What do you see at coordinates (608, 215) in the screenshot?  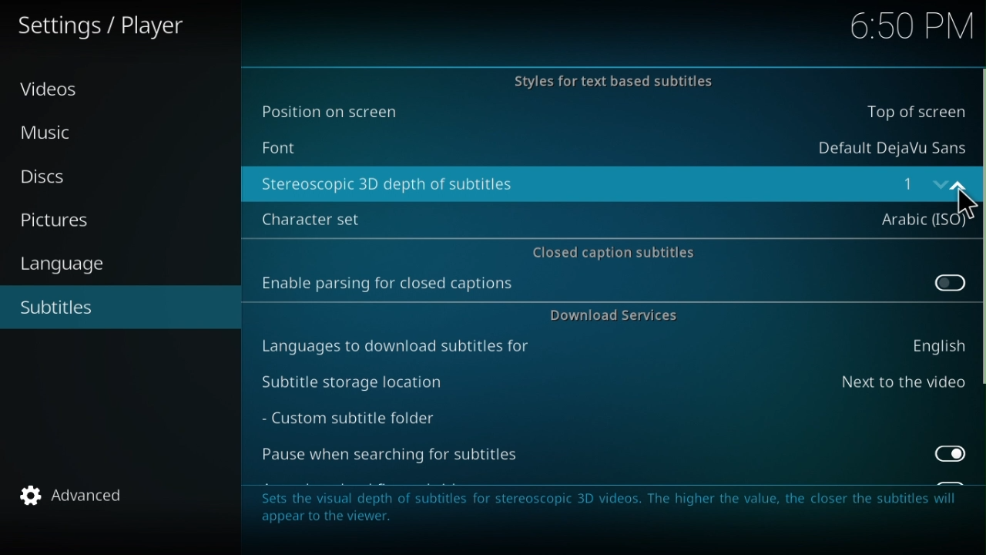 I see `Character set` at bounding box center [608, 215].